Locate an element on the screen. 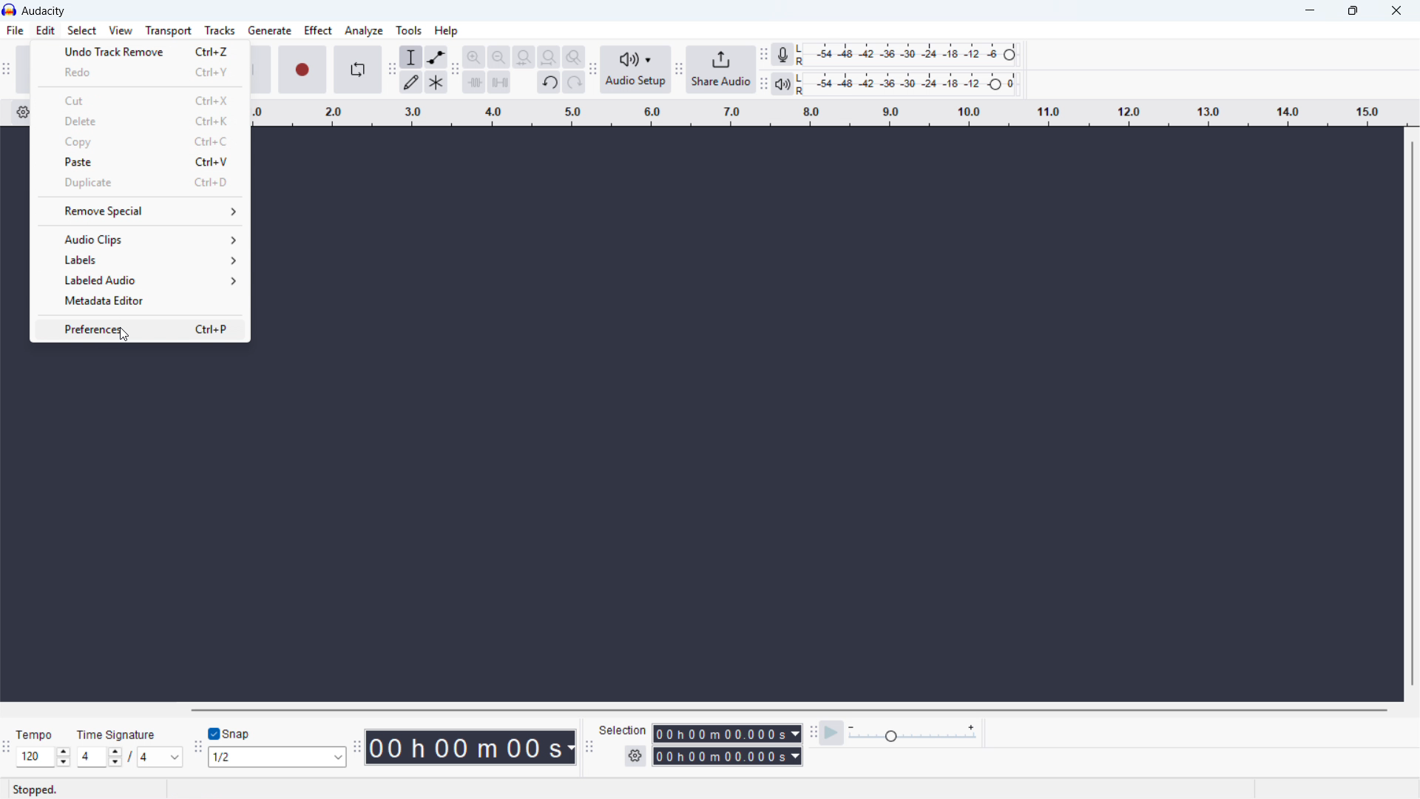  playback meter toolbar is located at coordinates (763, 84).